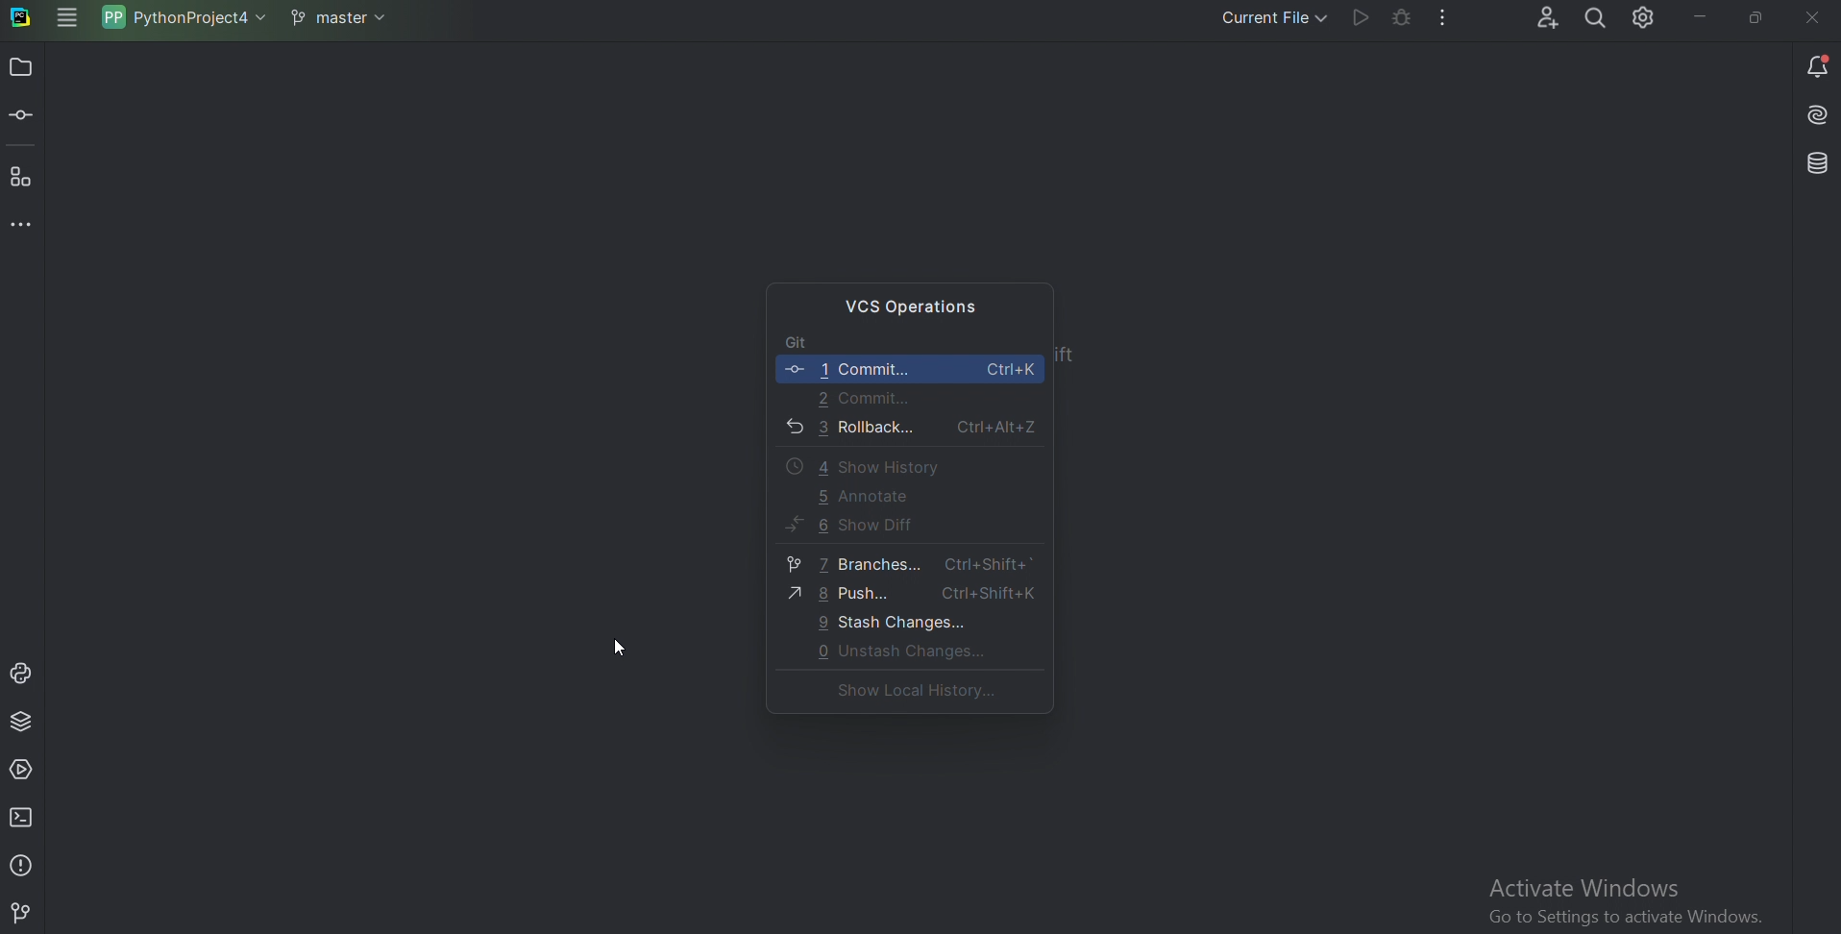 The width and height of the screenshot is (1841, 934). I want to click on Git , so click(810, 341).